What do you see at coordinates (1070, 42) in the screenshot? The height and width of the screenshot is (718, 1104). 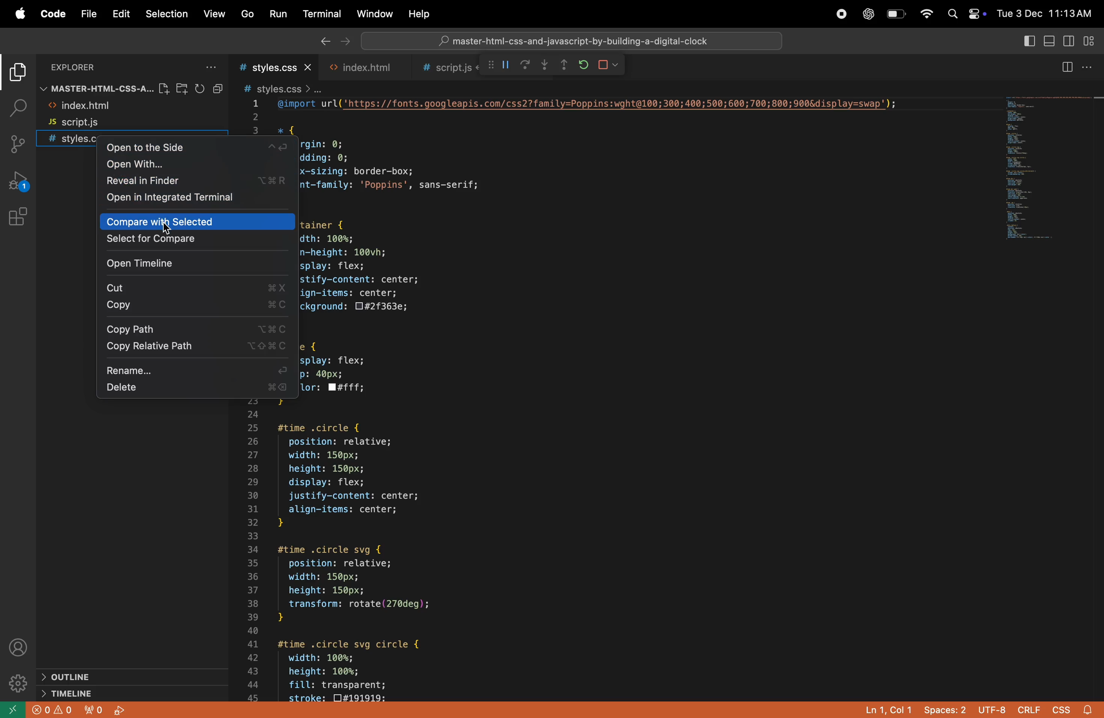 I see `toggle side bar` at bounding box center [1070, 42].